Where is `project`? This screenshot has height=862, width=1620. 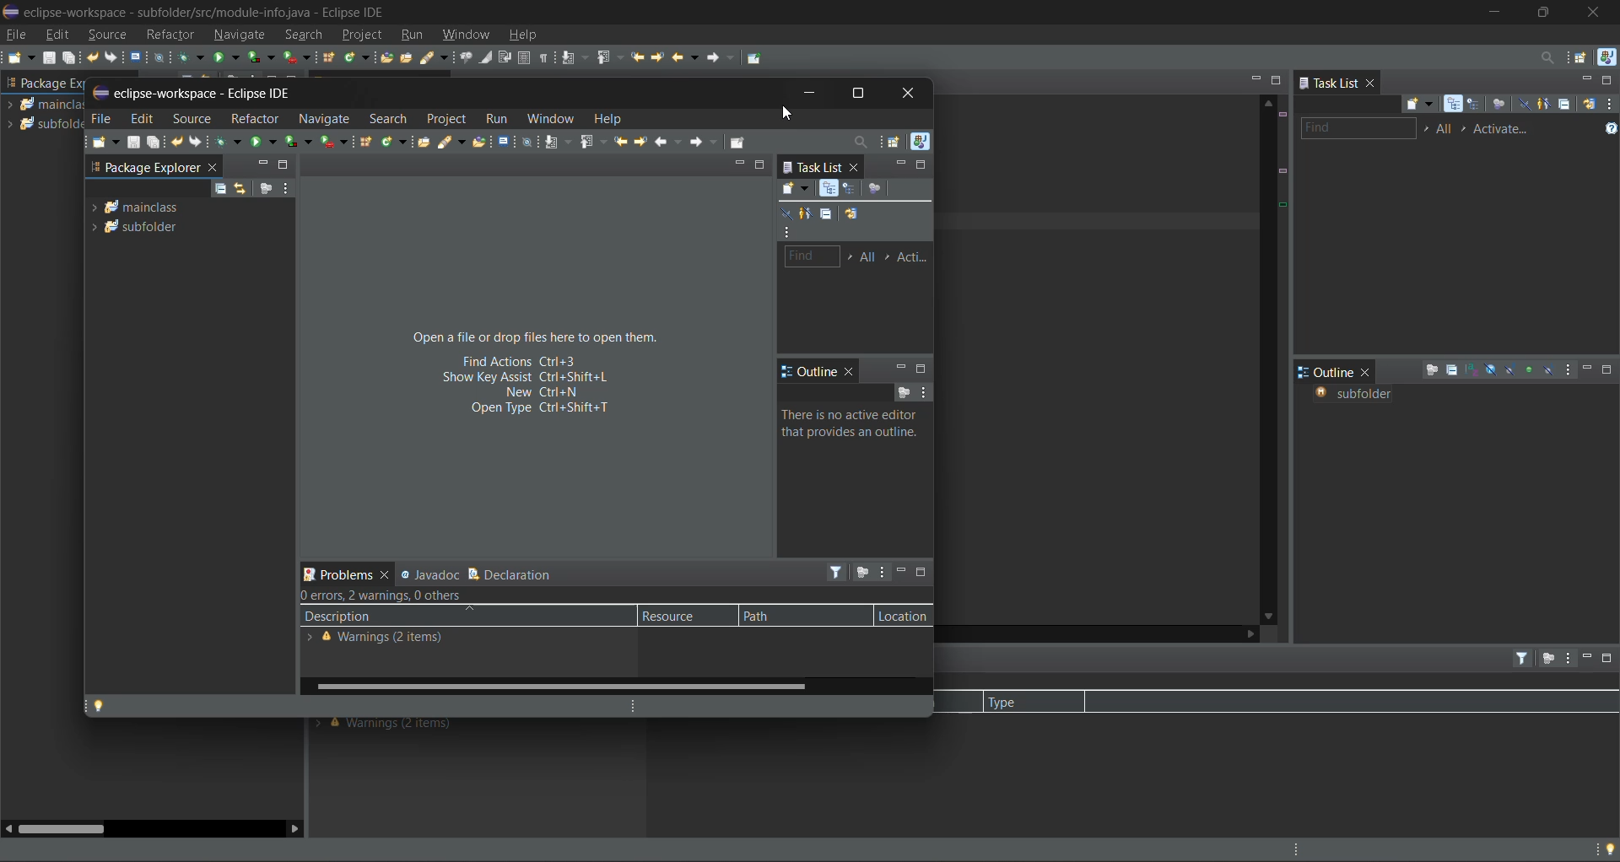
project is located at coordinates (365, 35).